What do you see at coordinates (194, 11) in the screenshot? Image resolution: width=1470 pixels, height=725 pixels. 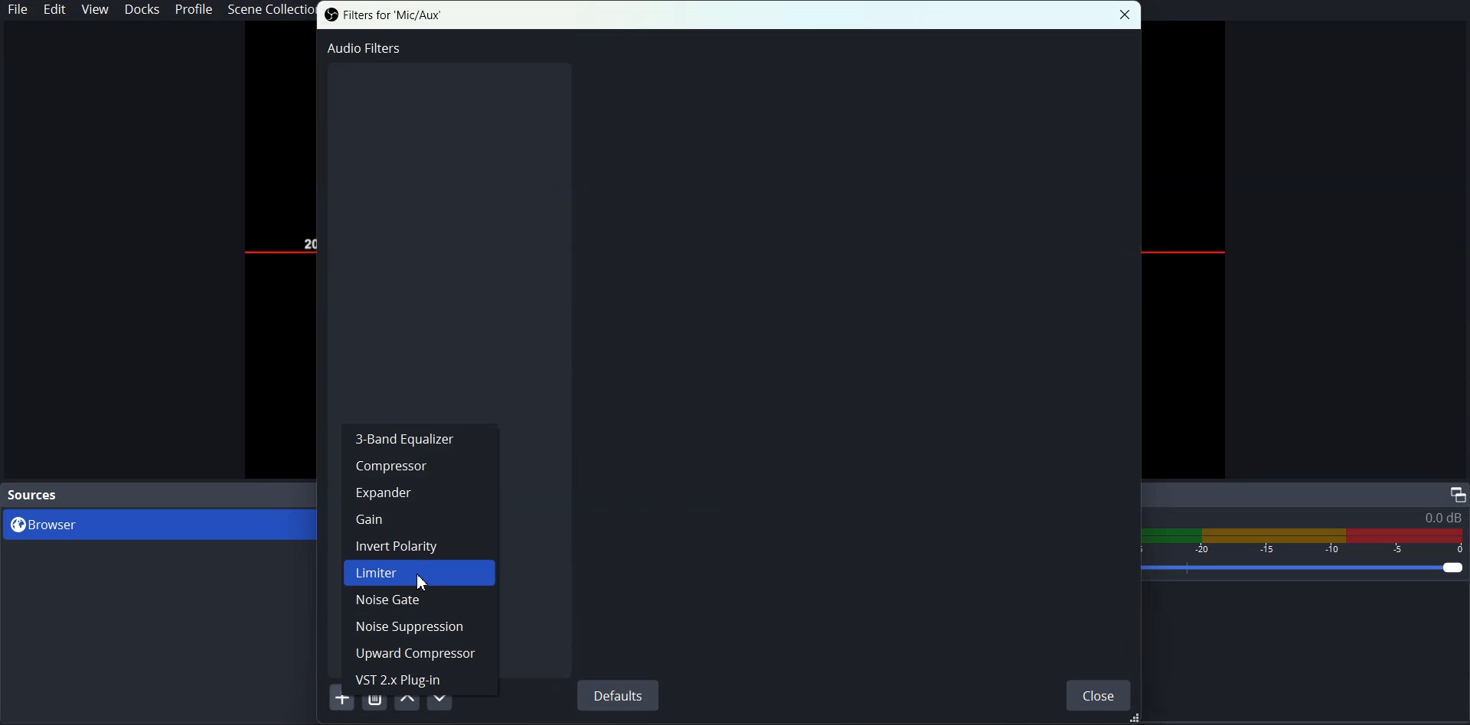 I see `Profile` at bounding box center [194, 11].